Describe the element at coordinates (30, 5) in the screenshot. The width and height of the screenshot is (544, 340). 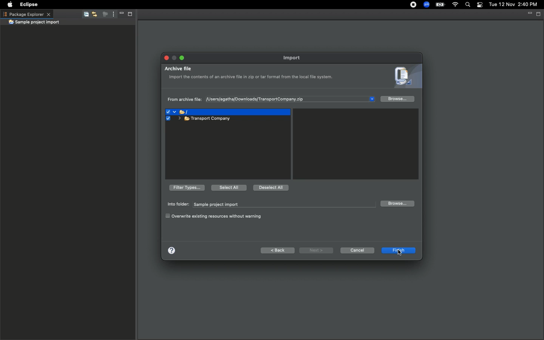
I see `Eclipse` at that location.